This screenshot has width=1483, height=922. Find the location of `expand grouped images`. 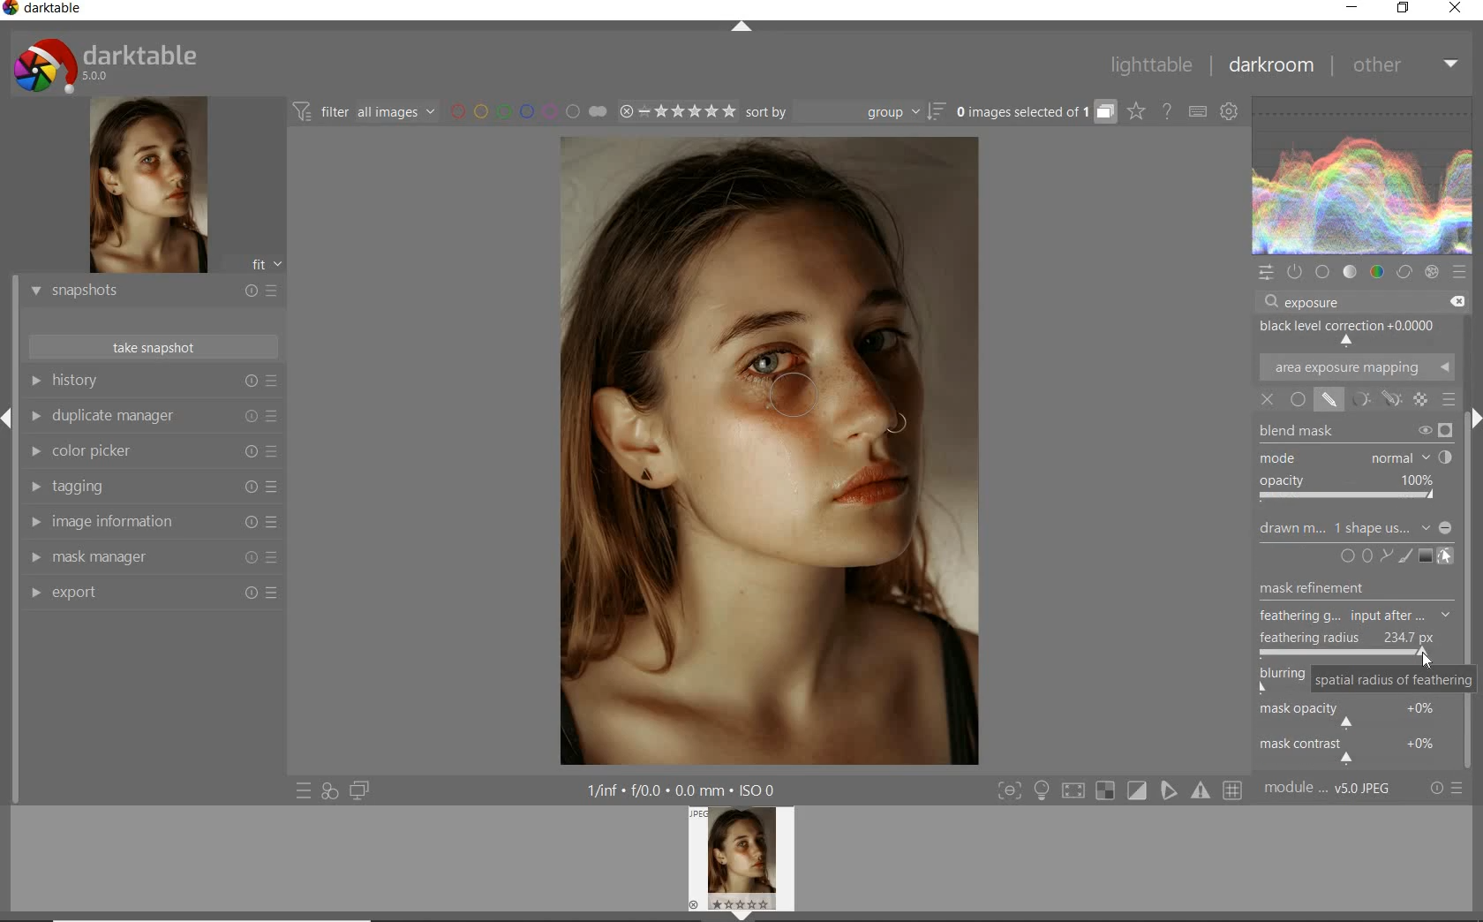

expand grouped images is located at coordinates (1034, 112).